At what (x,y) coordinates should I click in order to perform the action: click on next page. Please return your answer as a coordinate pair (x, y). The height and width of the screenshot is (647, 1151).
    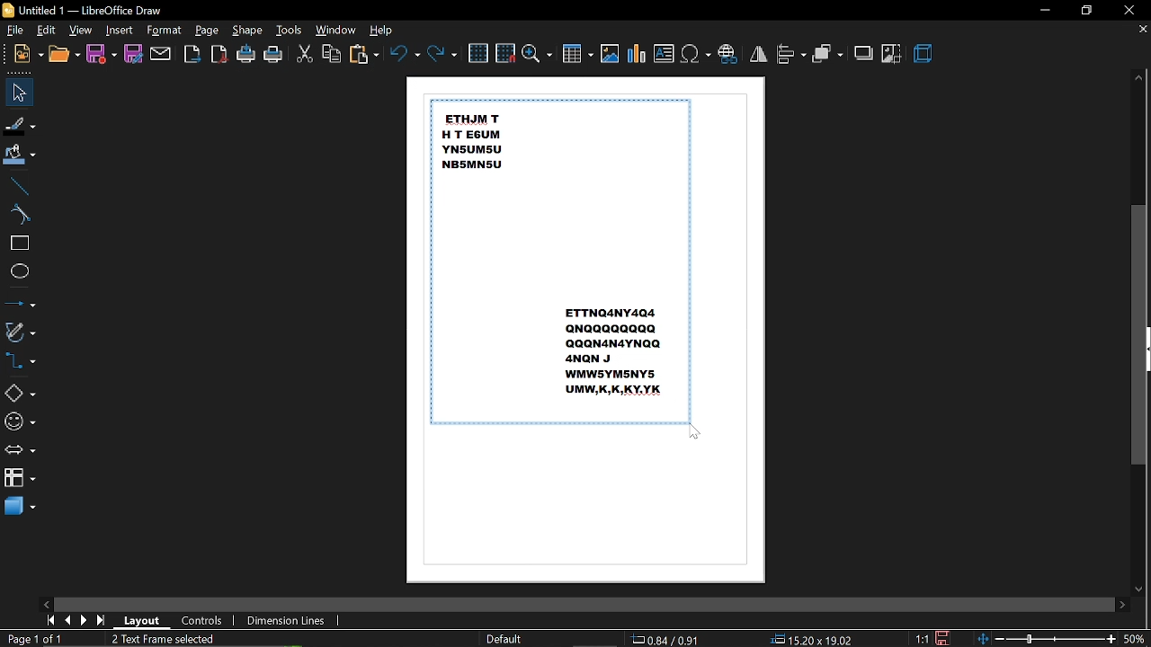
    Looking at the image, I should click on (86, 620).